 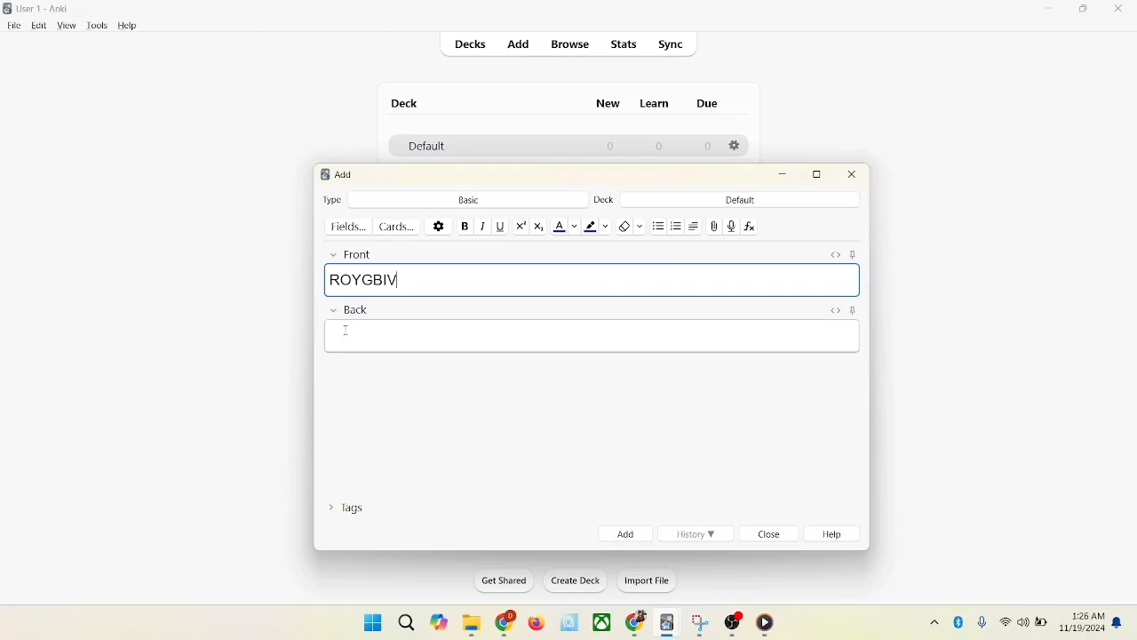 I want to click on cards, so click(x=401, y=227).